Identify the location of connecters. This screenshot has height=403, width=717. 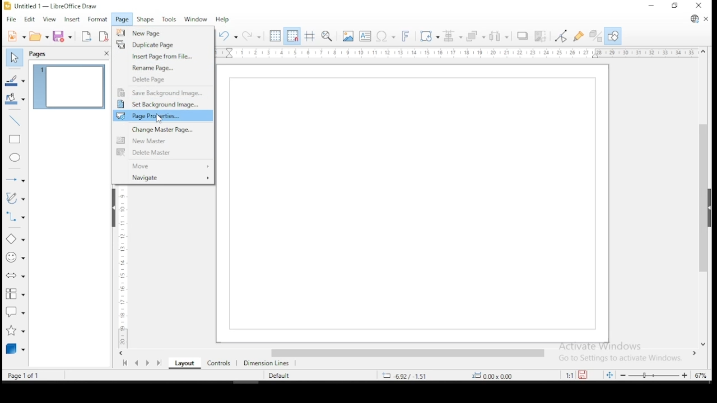
(15, 218).